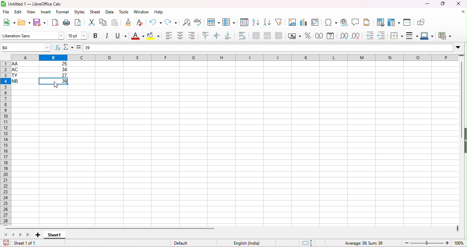 This screenshot has height=247, width=467. What do you see at coordinates (428, 36) in the screenshot?
I see `border color` at bounding box center [428, 36].